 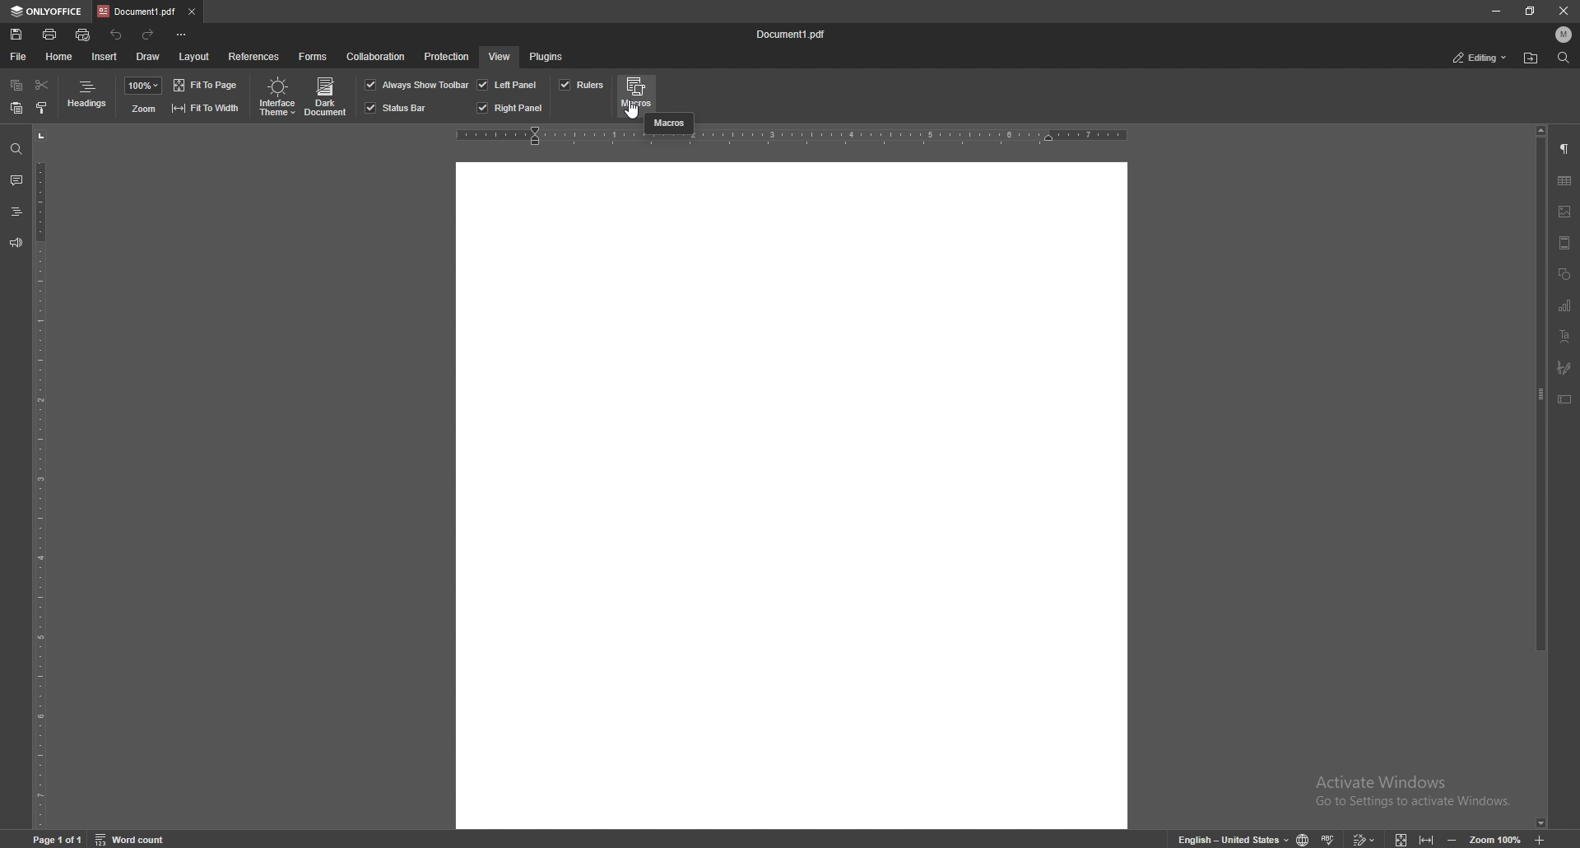 I want to click on paste, so click(x=16, y=109).